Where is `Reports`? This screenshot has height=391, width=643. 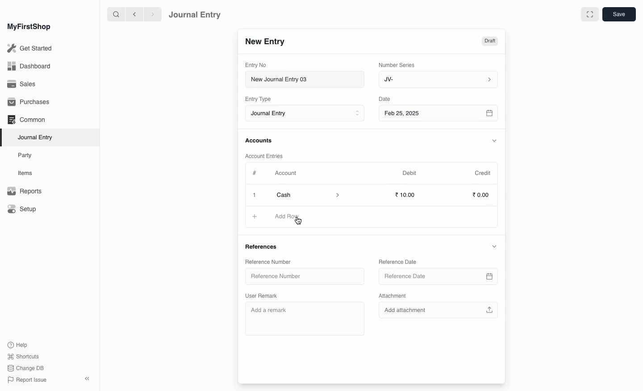 Reports is located at coordinates (24, 191).